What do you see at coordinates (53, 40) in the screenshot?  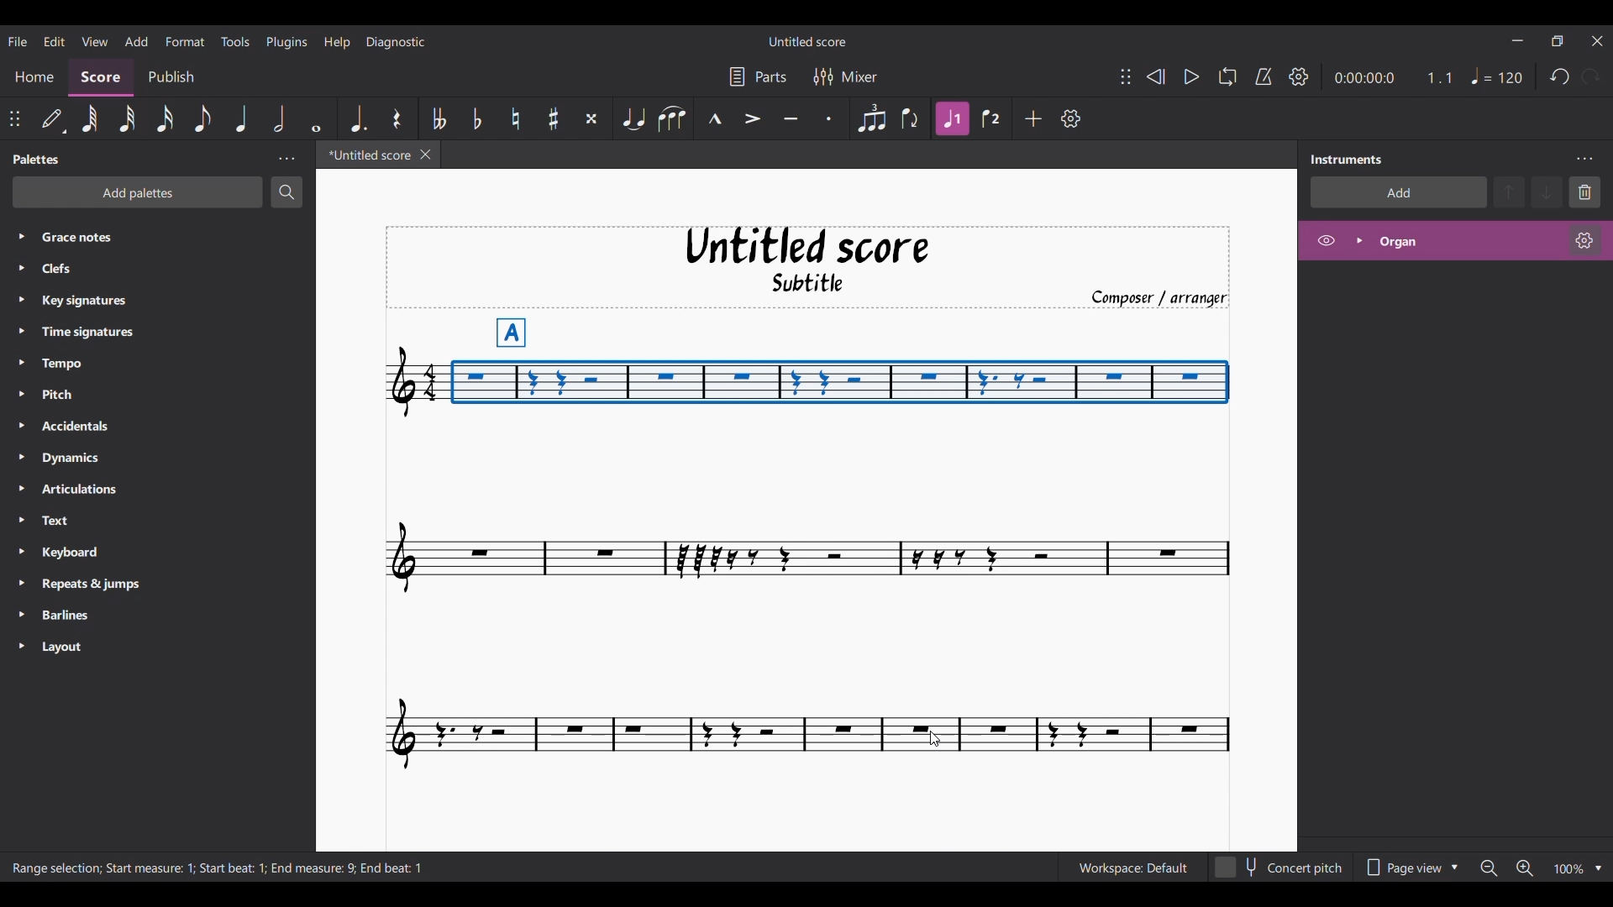 I see `Edit menu` at bounding box center [53, 40].